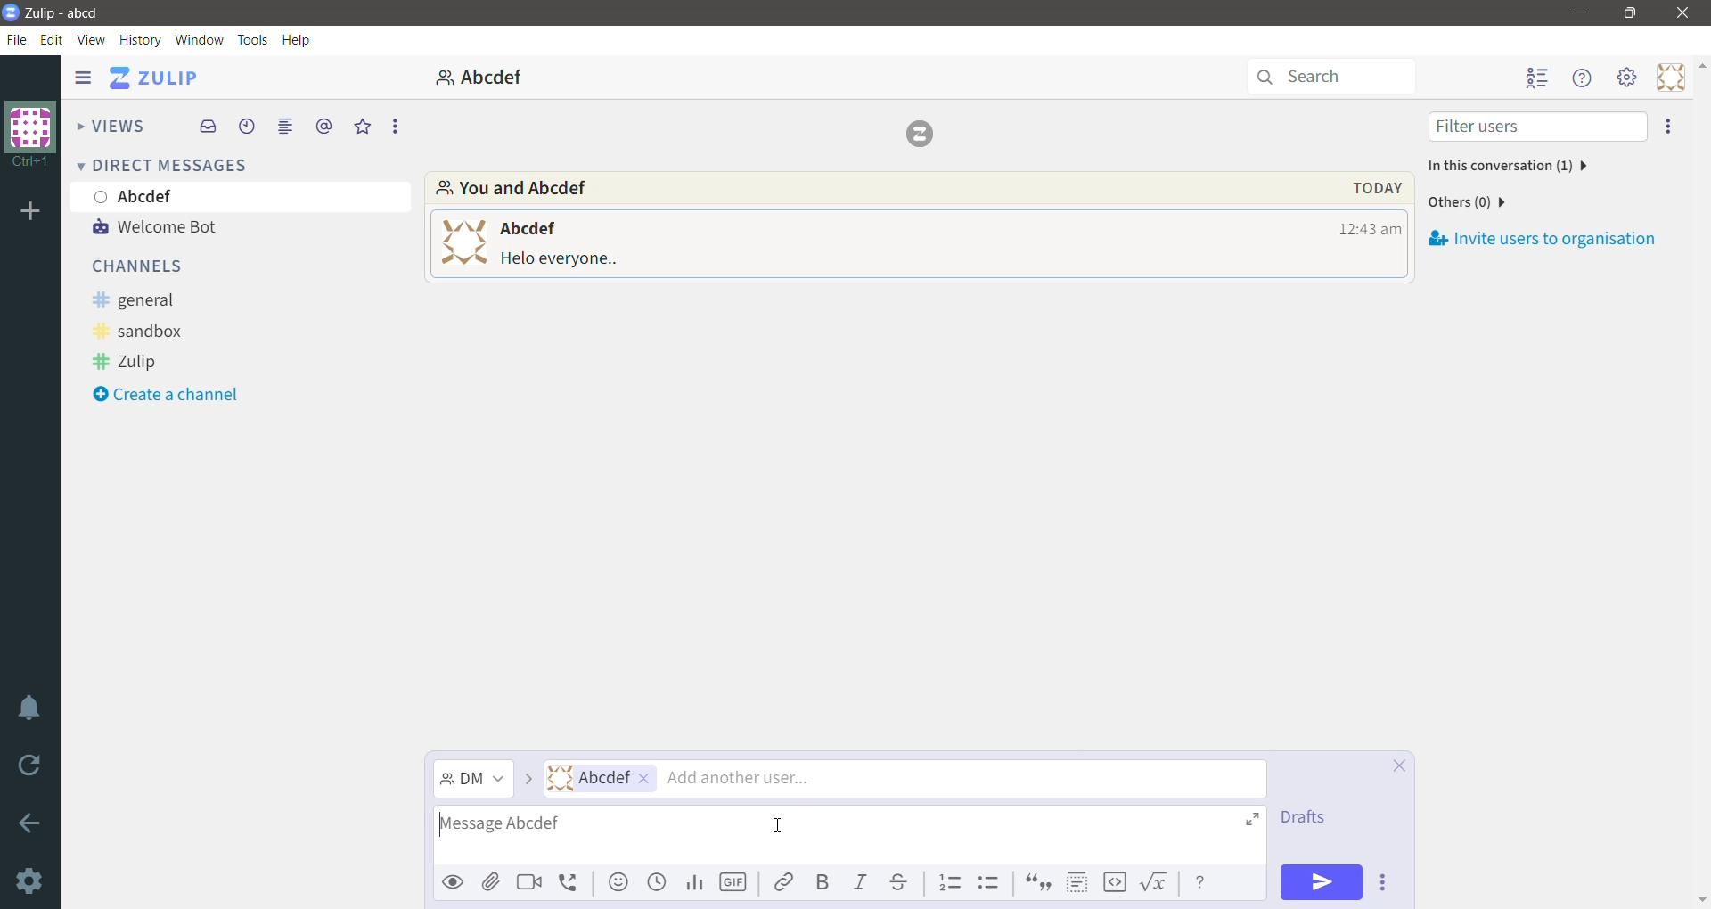  Describe the element at coordinates (1039, 881) in the screenshot. I see `Quote` at that location.